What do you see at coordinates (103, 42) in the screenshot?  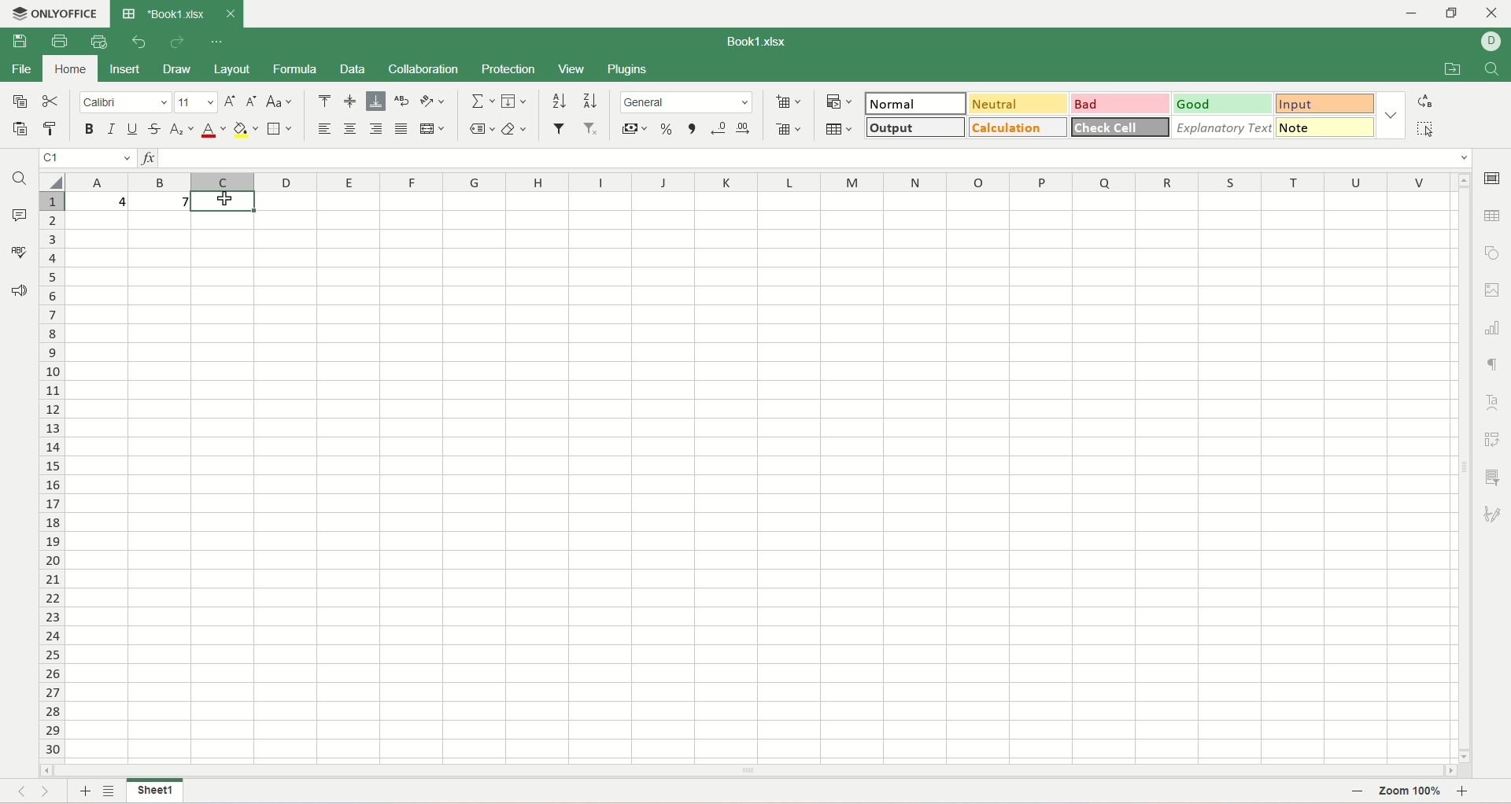 I see `print preview` at bounding box center [103, 42].